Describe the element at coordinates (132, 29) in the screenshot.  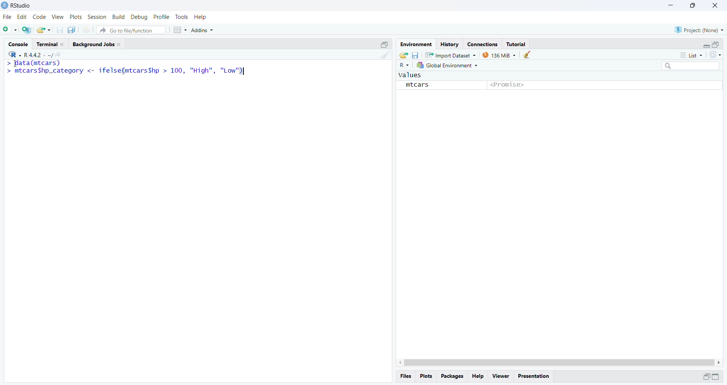
I see `Go to file/function` at that location.